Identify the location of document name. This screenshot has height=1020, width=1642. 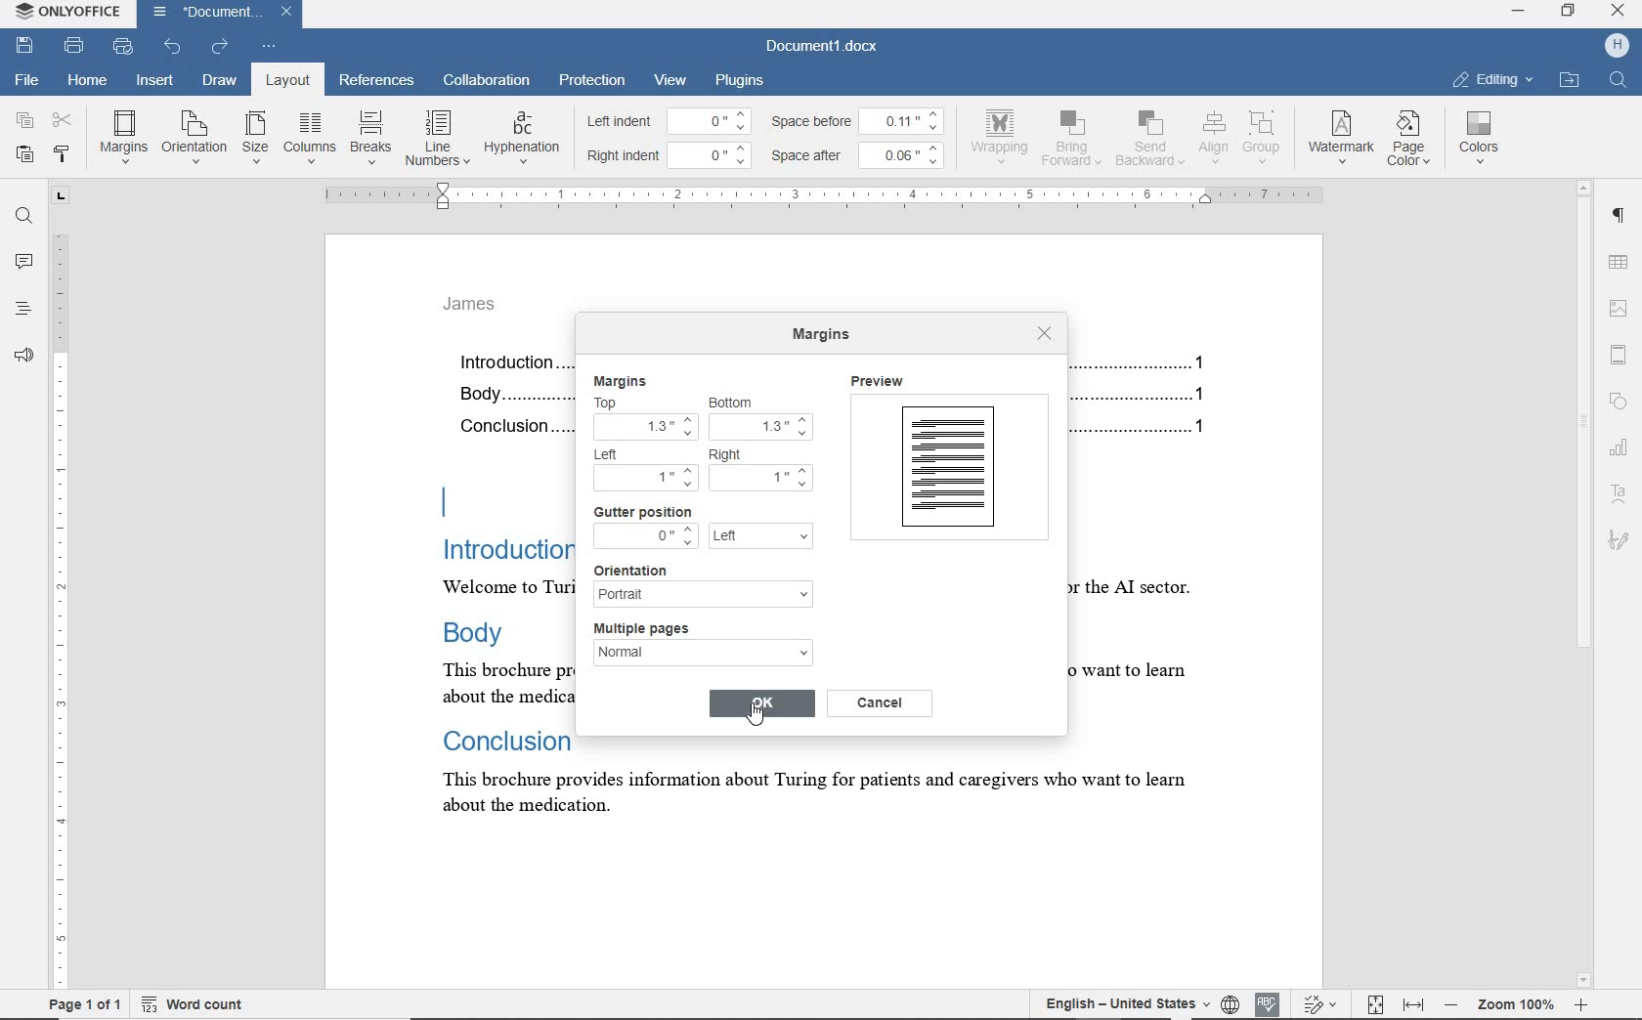
(823, 47).